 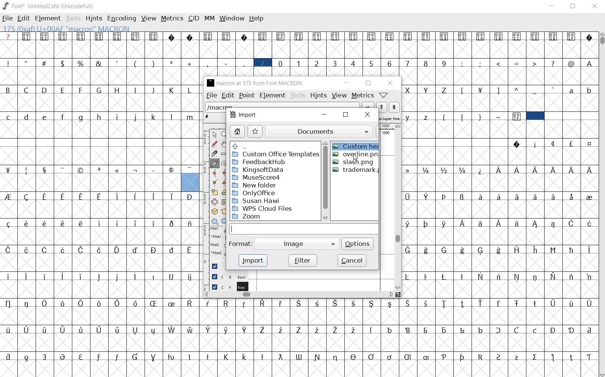 What do you see at coordinates (224, 134) in the screenshot?
I see `zoom` at bounding box center [224, 134].